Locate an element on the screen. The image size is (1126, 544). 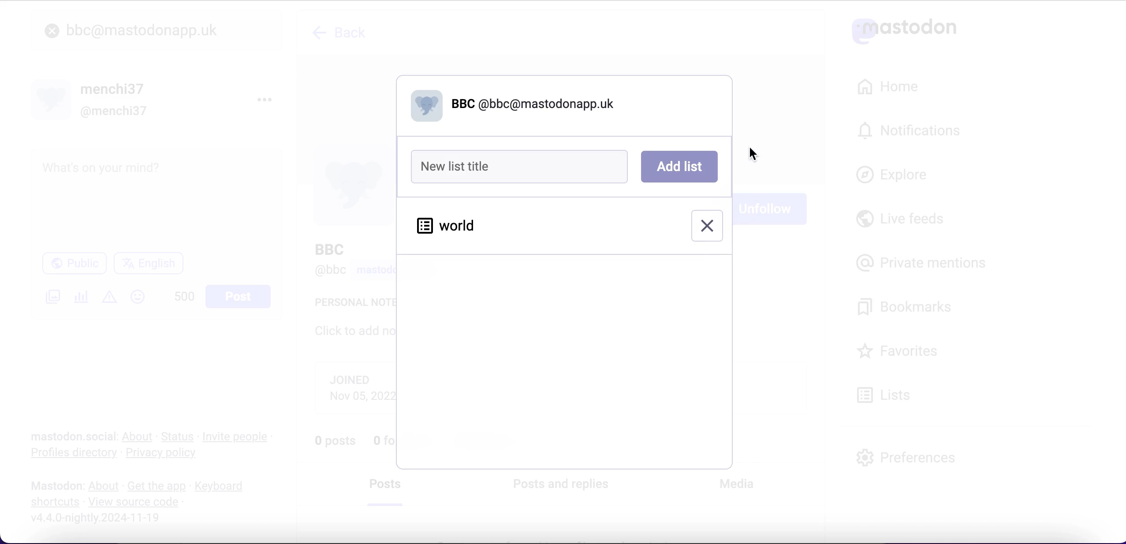
post button is located at coordinates (241, 297).